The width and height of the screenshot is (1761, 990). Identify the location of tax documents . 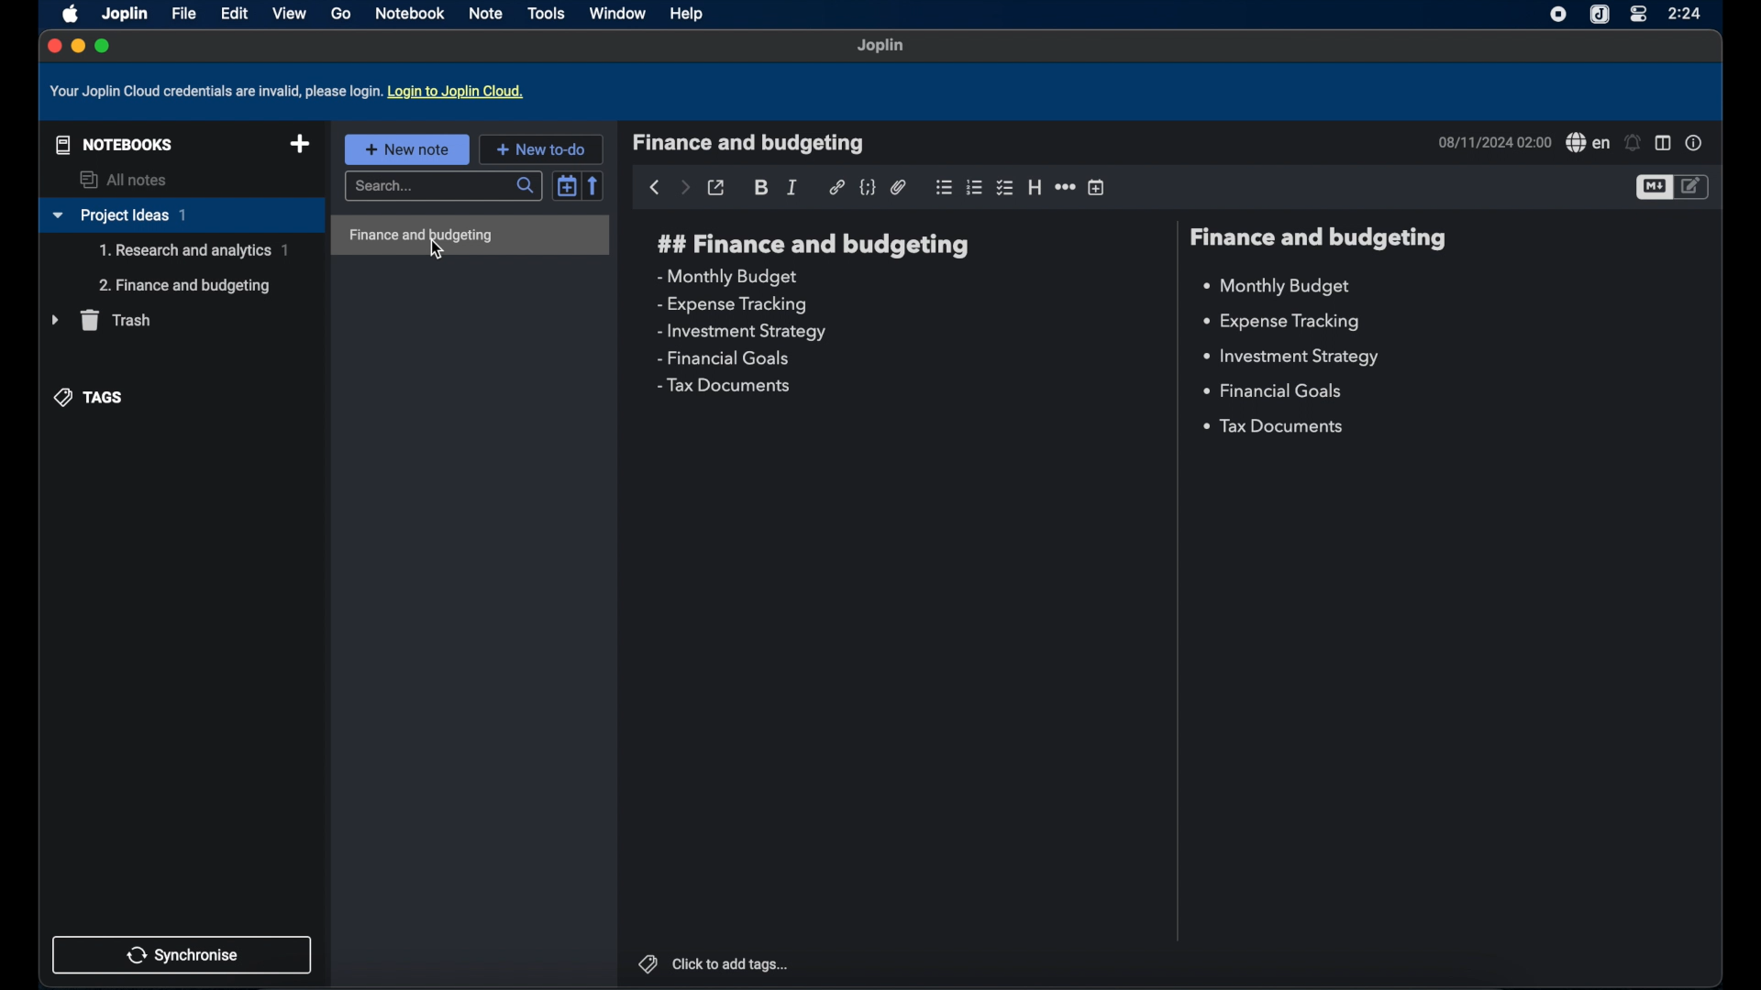
(723, 385).